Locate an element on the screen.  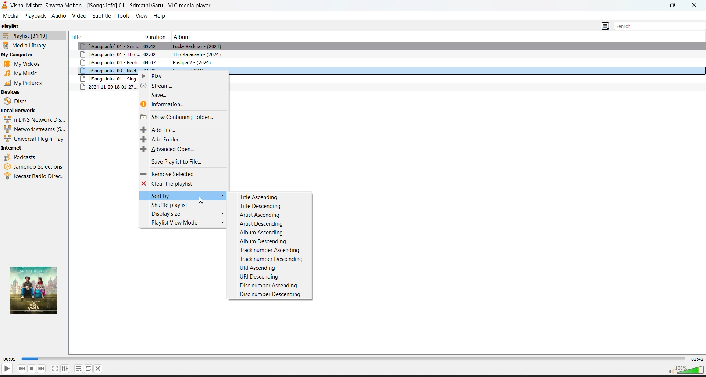
network streams is located at coordinates (35, 129).